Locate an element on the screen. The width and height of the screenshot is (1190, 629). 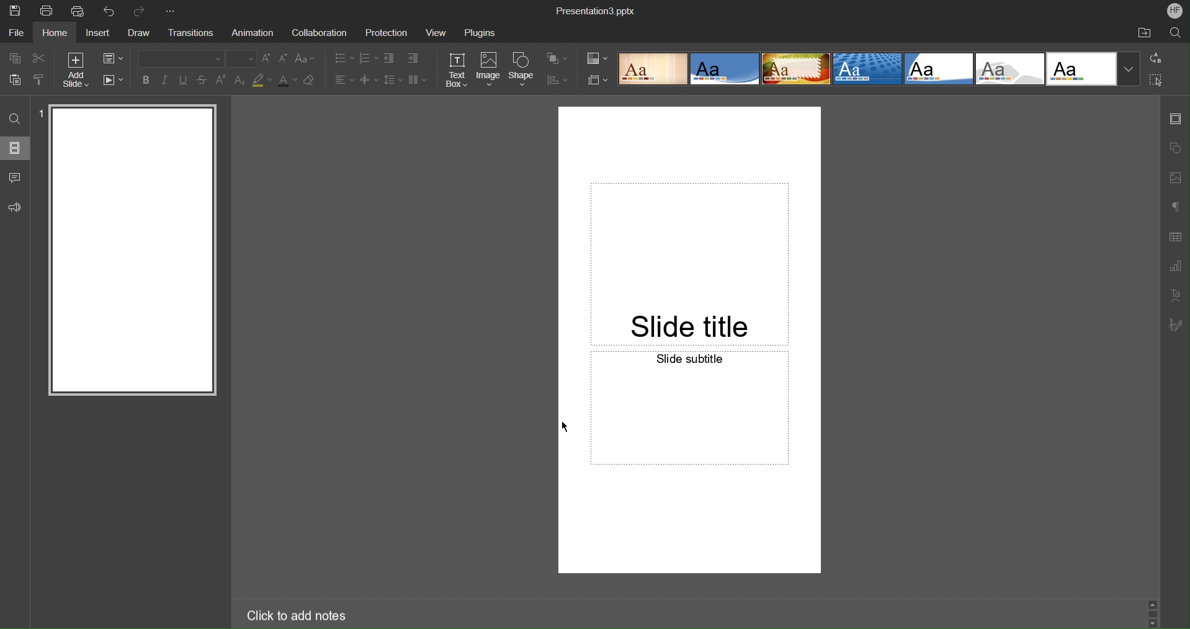
Text Box is located at coordinates (457, 70).